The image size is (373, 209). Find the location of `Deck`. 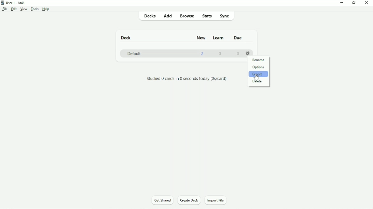

Deck is located at coordinates (126, 38).